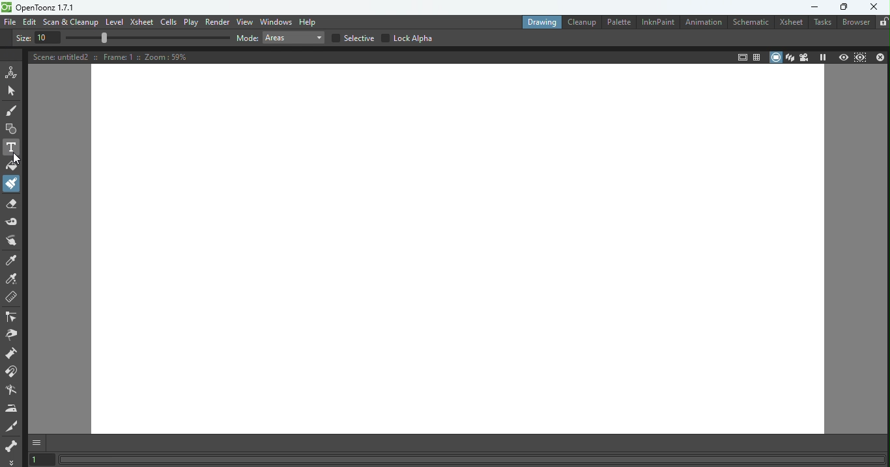 Image resolution: width=890 pixels, height=467 pixels. I want to click on Scan & Cleanup, so click(71, 21).